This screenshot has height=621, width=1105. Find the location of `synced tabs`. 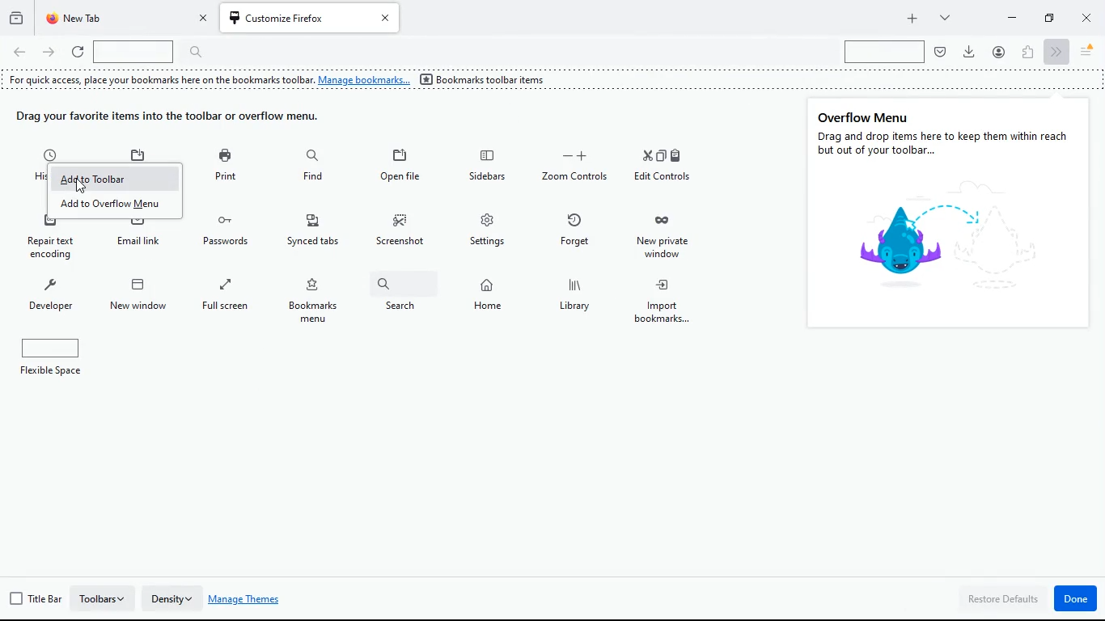

synced tabs is located at coordinates (316, 234).